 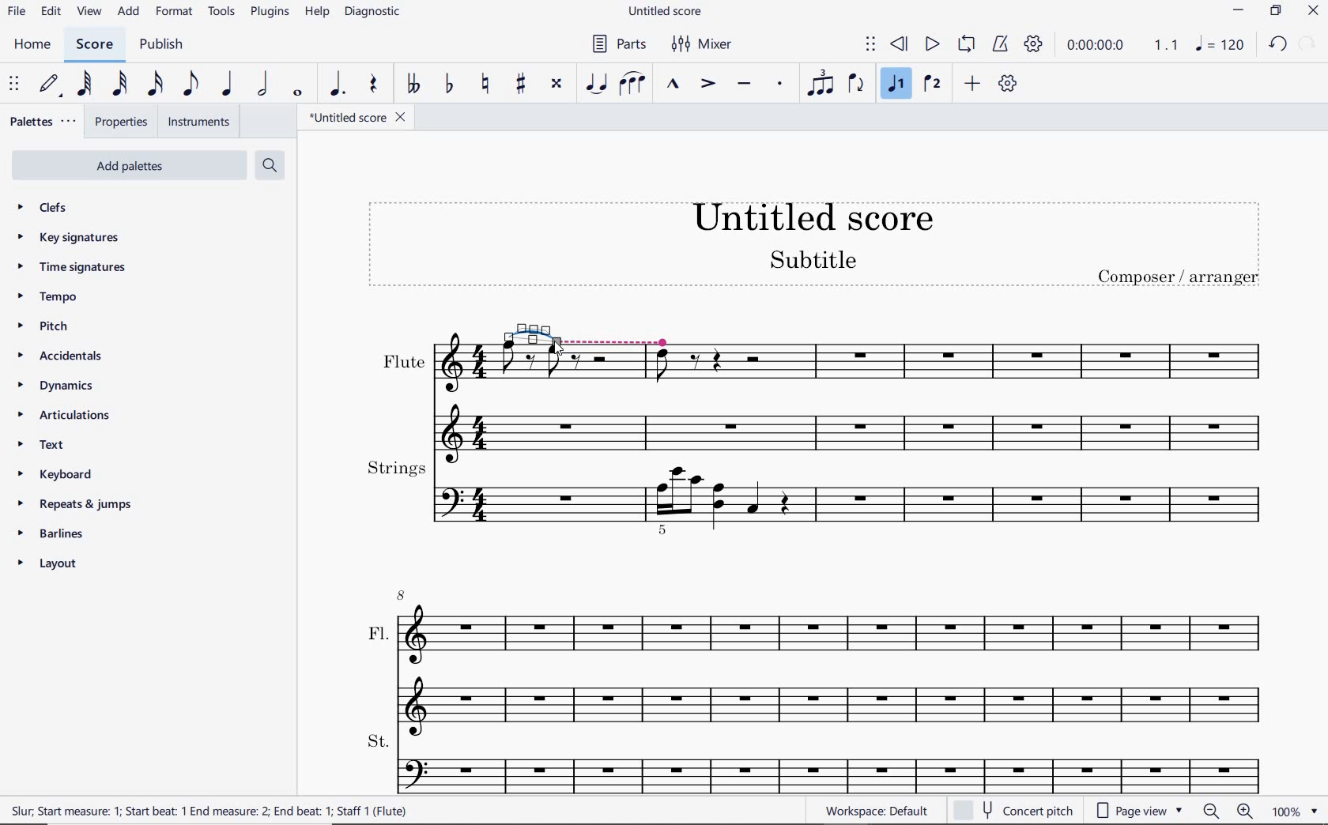 What do you see at coordinates (51, 13) in the screenshot?
I see `edit` at bounding box center [51, 13].